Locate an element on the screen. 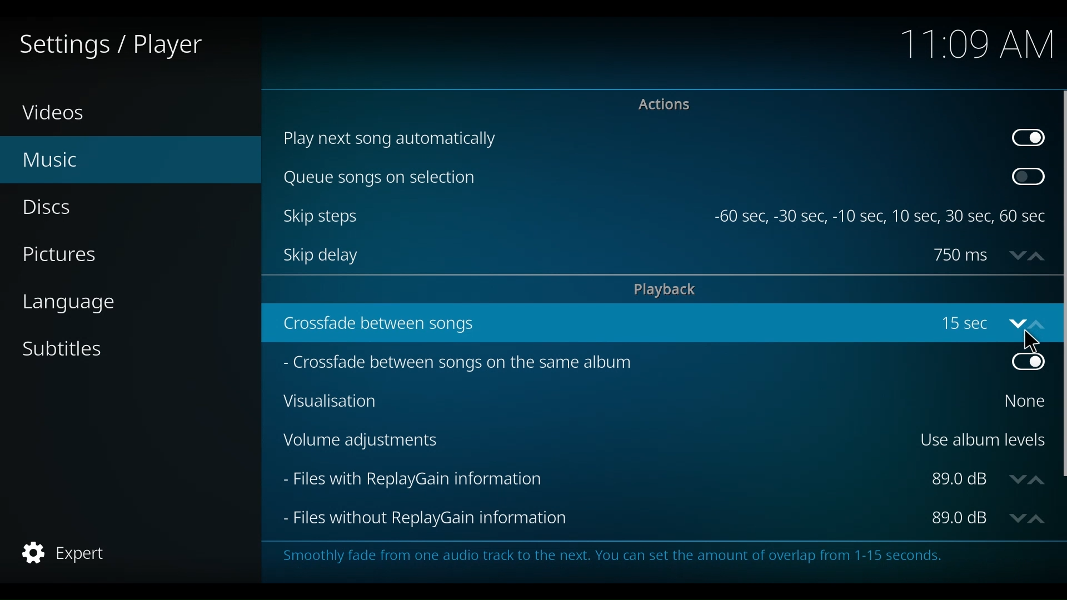 The width and height of the screenshot is (1067, 600). Crossfade between songs on the same album is located at coordinates (622, 361).